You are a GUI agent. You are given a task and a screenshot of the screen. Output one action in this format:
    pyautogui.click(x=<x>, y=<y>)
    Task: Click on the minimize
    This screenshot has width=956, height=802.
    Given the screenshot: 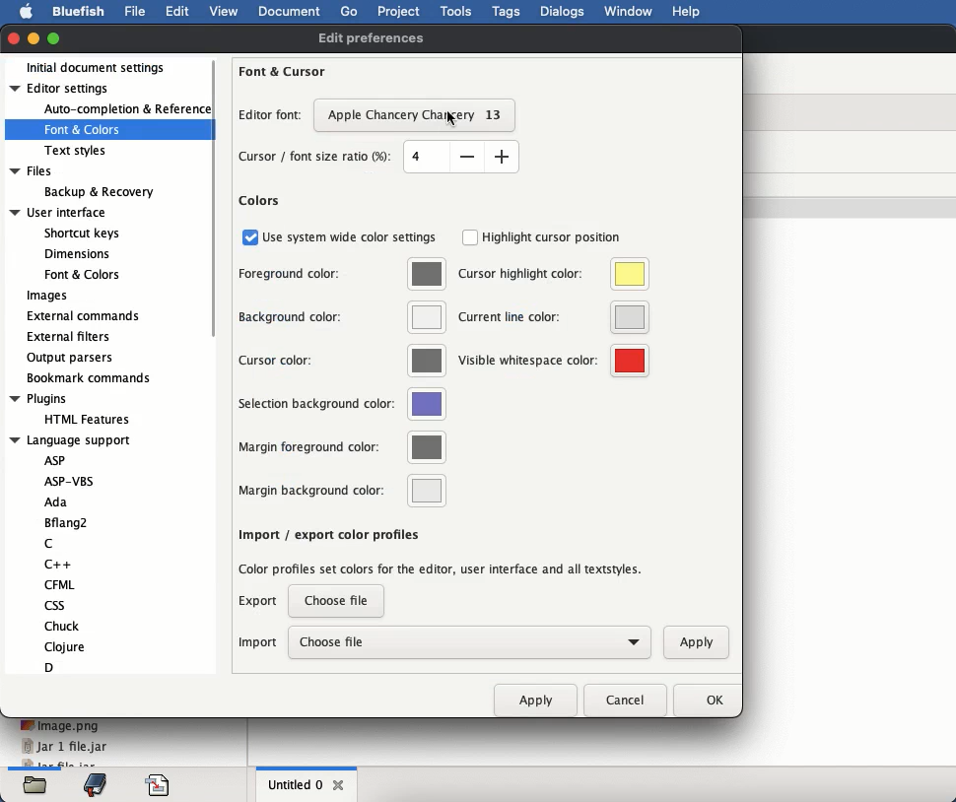 What is the action you would take?
    pyautogui.click(x=34, y=38)
    